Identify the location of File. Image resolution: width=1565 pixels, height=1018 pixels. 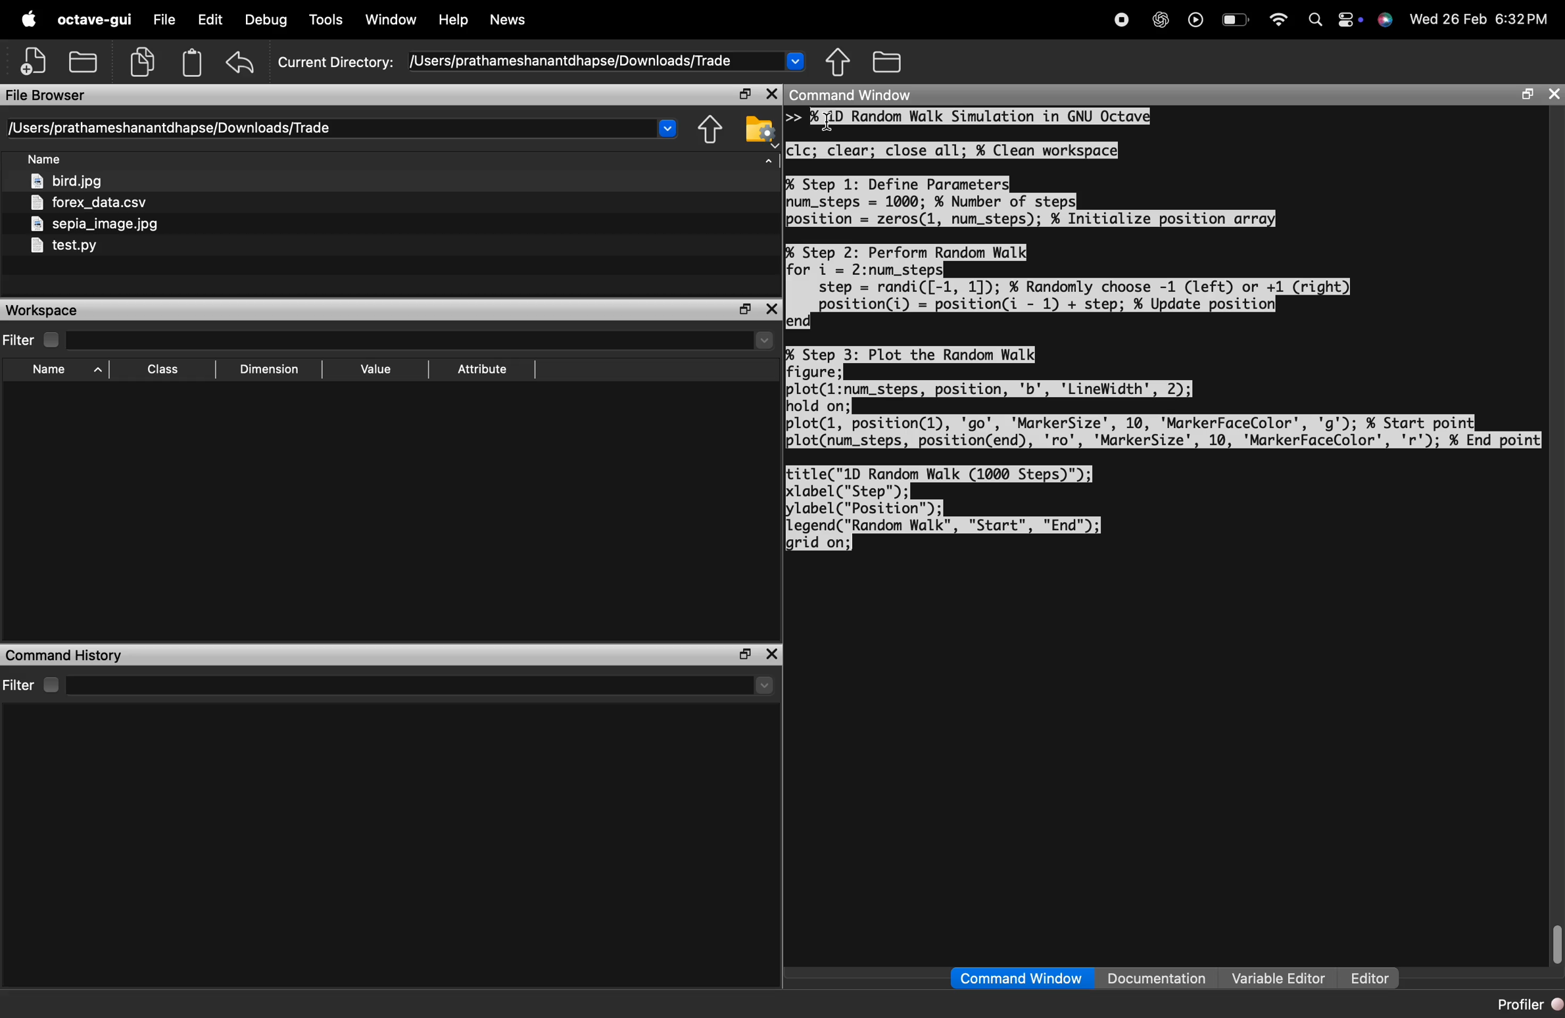
(162, 20).